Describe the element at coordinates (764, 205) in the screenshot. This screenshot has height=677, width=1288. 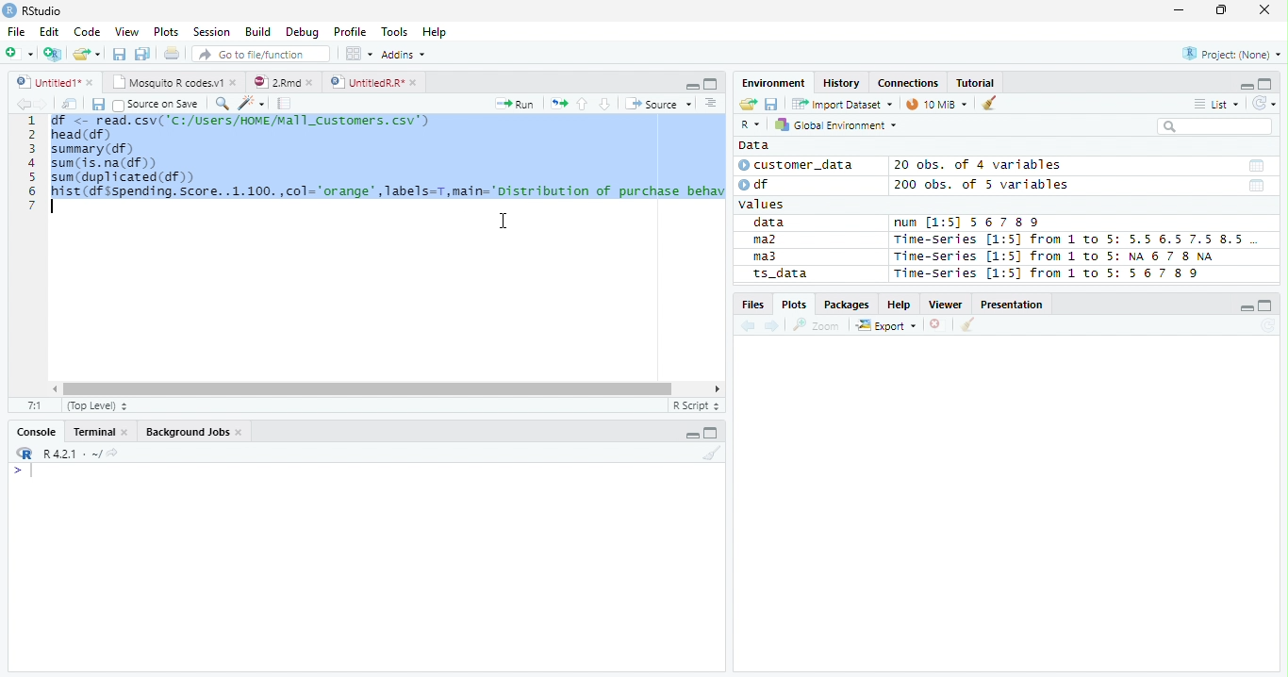
I see `values` at that location.